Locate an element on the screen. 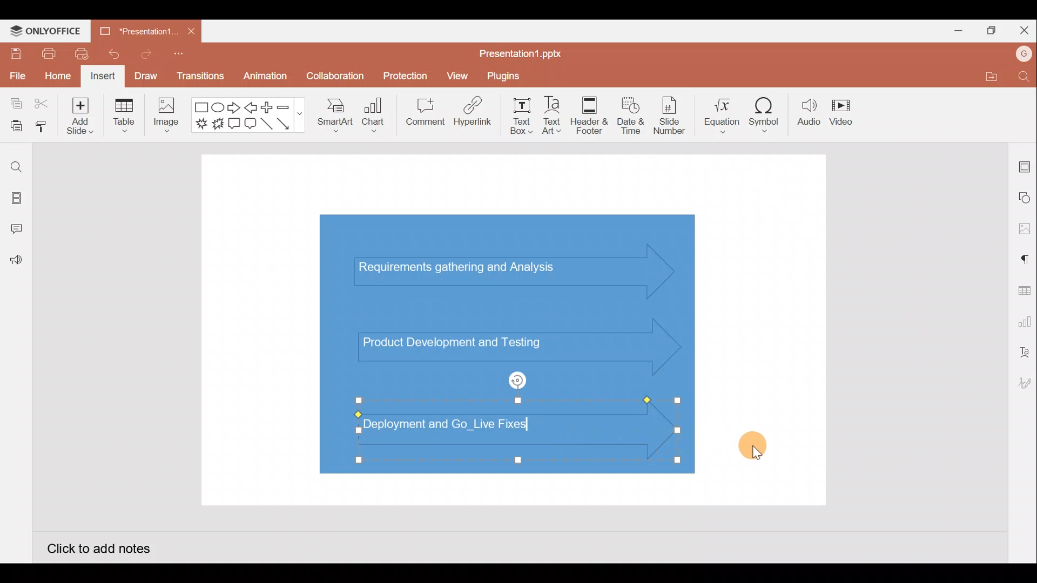 The height and width of the screenshot is (583, 1037). Open file location is located at coordinates (989, 76).